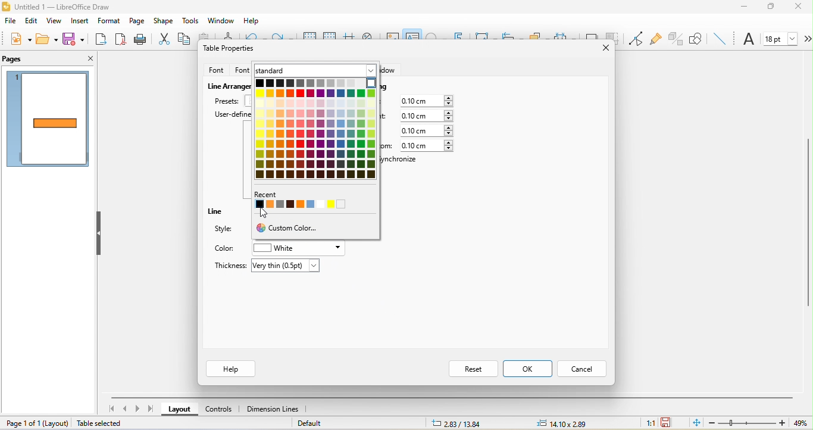 Image resolution: width=813 pixels, height=430 pixels. Describe the element at coordinates (49, 120) in the screenshot. I see `page1` at that location.